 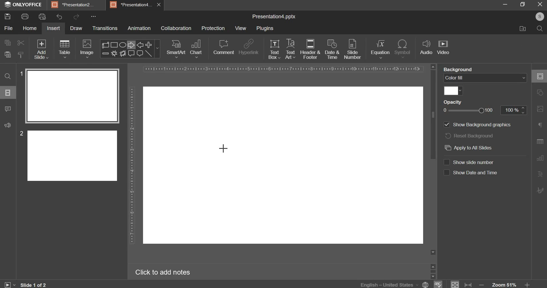 I want to click on sound, so click(x=7, y=126).